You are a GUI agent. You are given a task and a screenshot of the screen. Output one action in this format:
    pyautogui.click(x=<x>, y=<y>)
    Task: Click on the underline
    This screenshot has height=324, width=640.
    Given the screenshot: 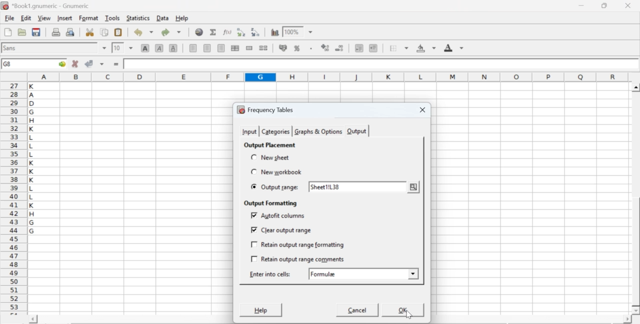 What is the action you would take?
    pyautogui.click(x=173, y=47)
    